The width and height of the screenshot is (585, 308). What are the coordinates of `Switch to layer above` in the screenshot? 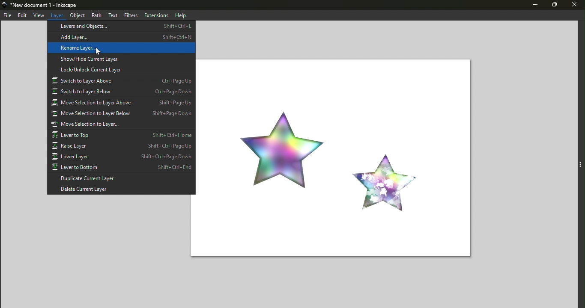 It's located at (122, 80).